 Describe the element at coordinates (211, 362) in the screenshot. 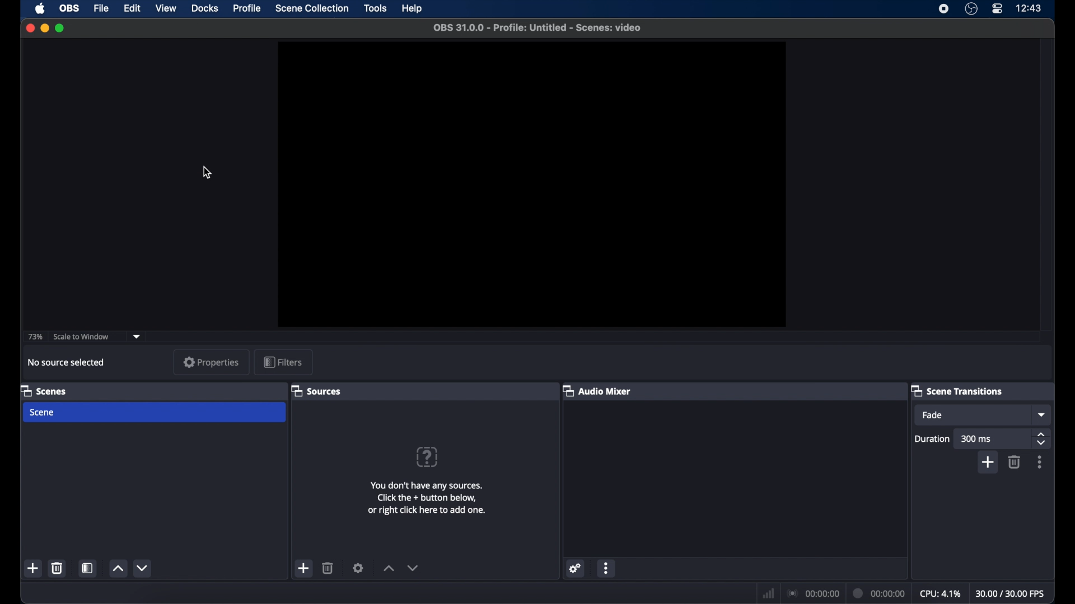

I see `properties` at that location.